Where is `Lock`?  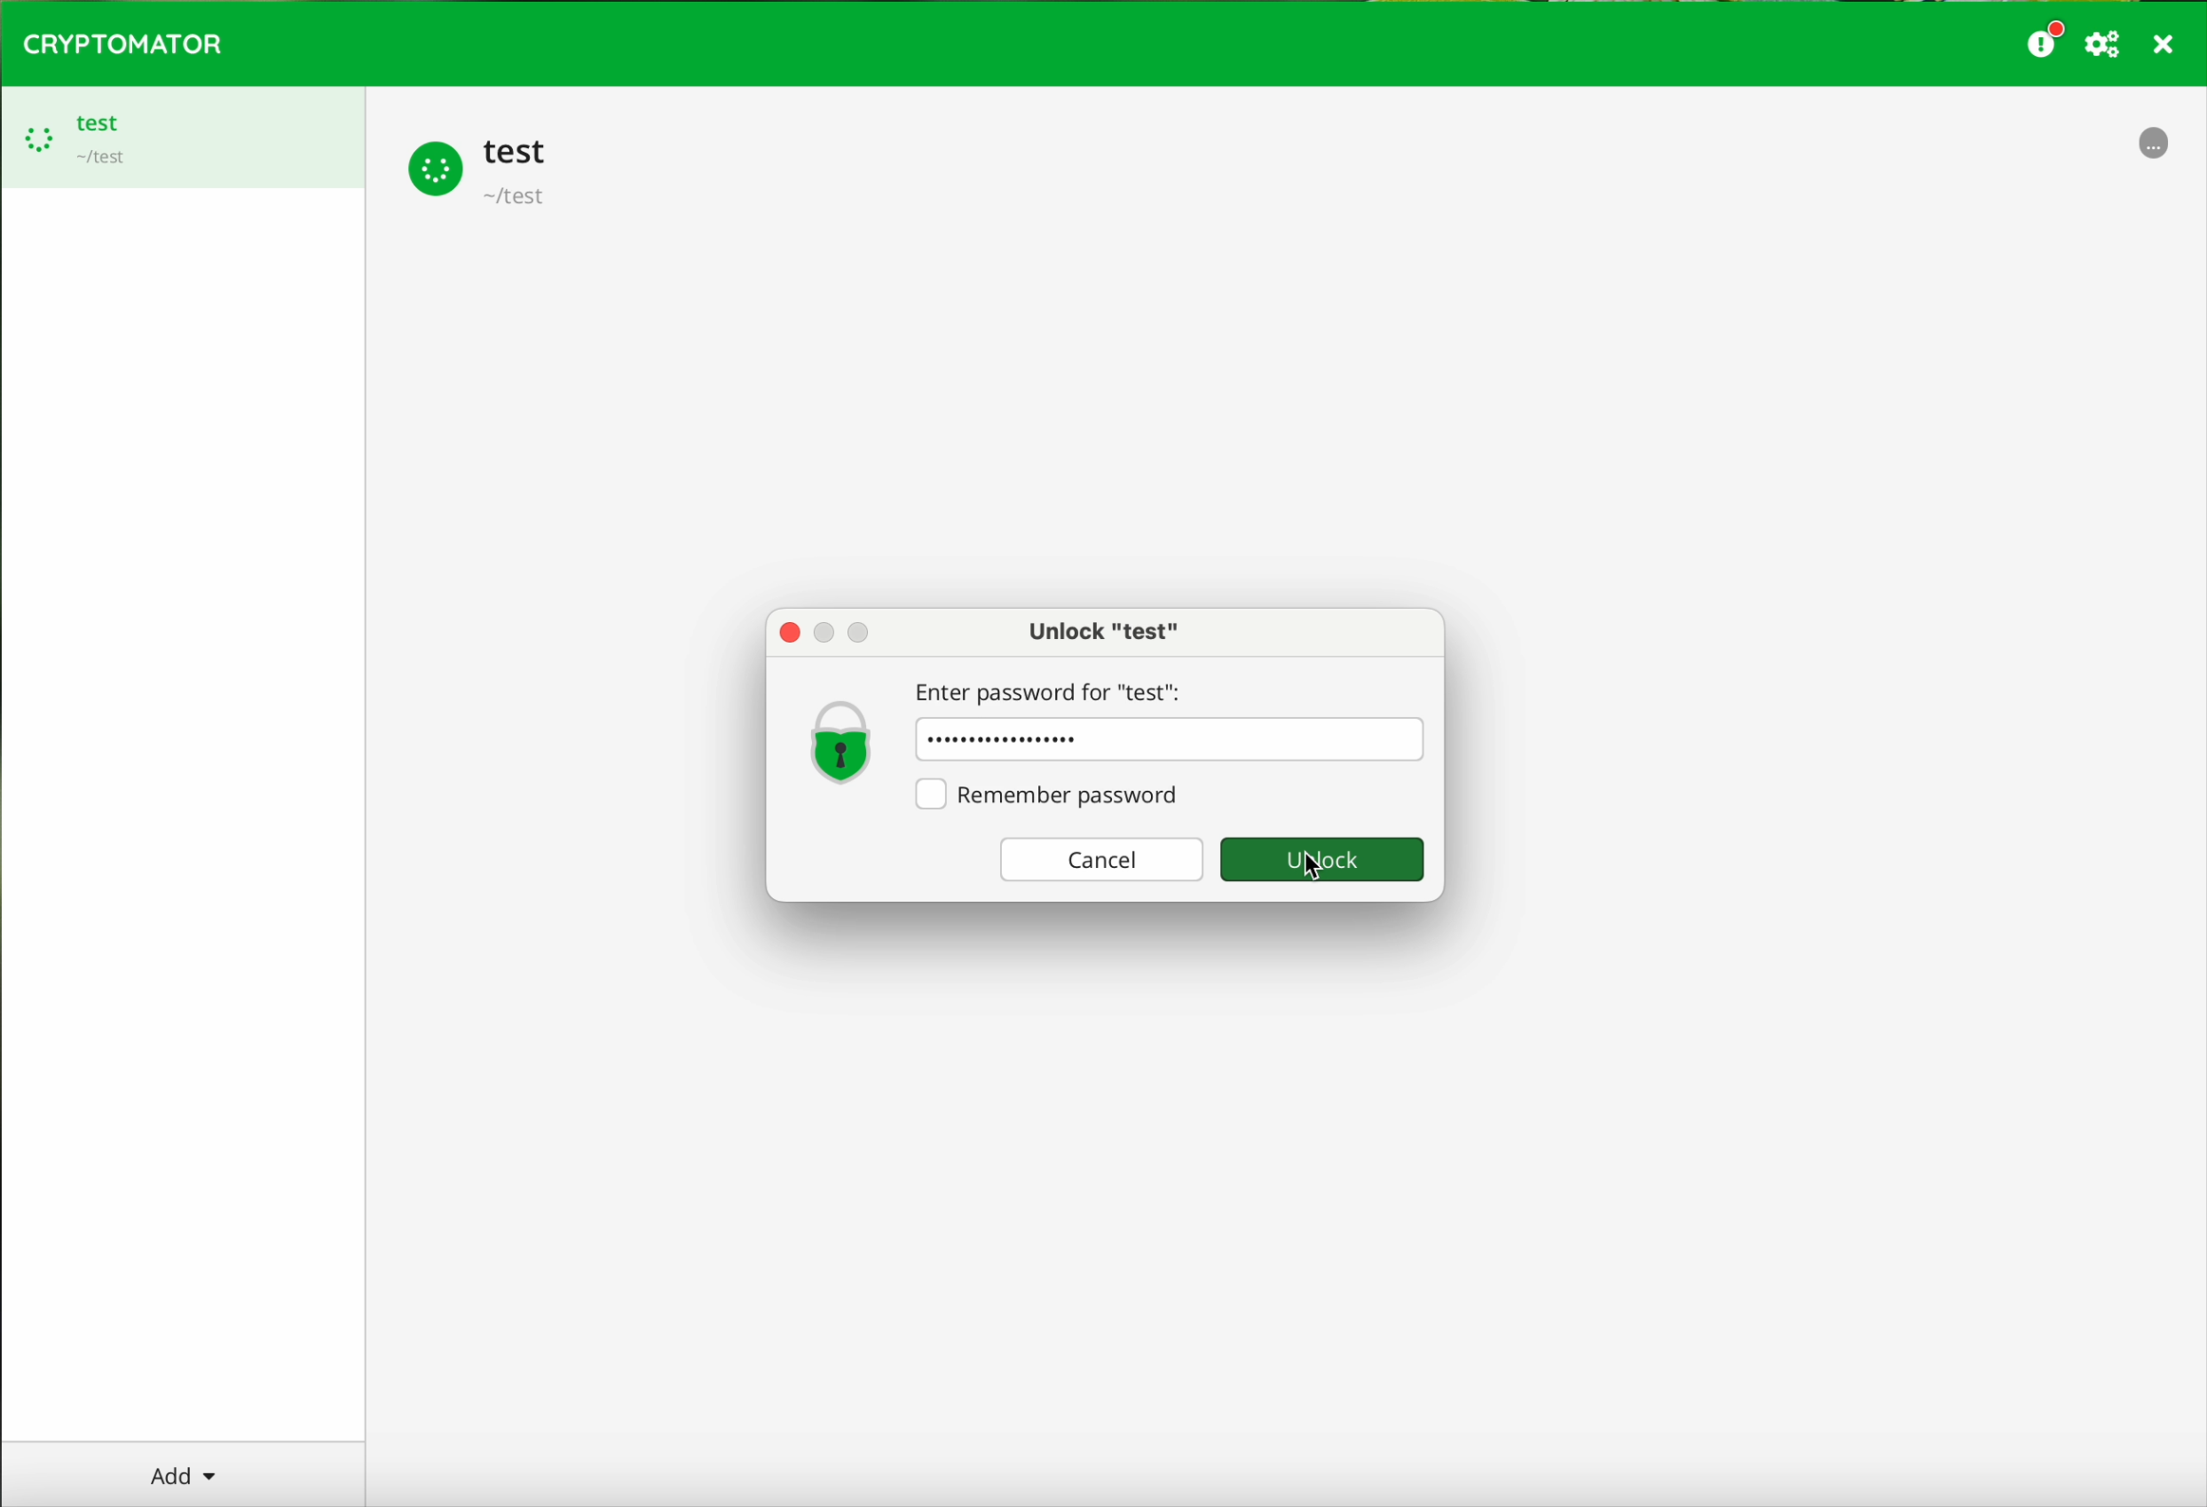
Lock is located at coordinates (842, 741).